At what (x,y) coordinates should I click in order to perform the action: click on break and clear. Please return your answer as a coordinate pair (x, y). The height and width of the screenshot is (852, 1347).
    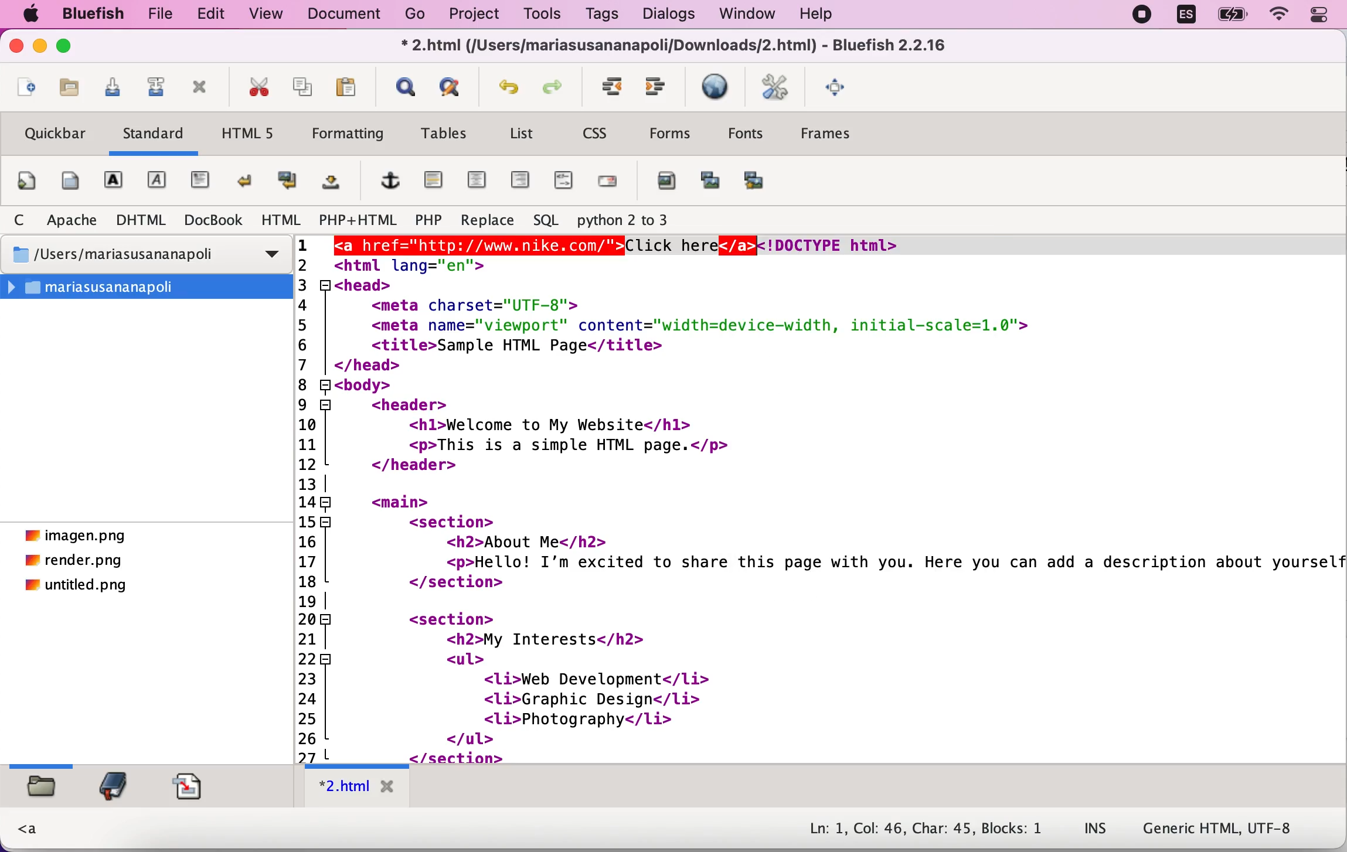
    Looking at the image, I should click on (285, 183).